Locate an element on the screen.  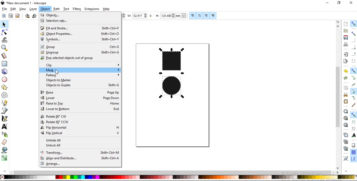
scale stroke width by same proportion  is located at coordinates (192, 16).